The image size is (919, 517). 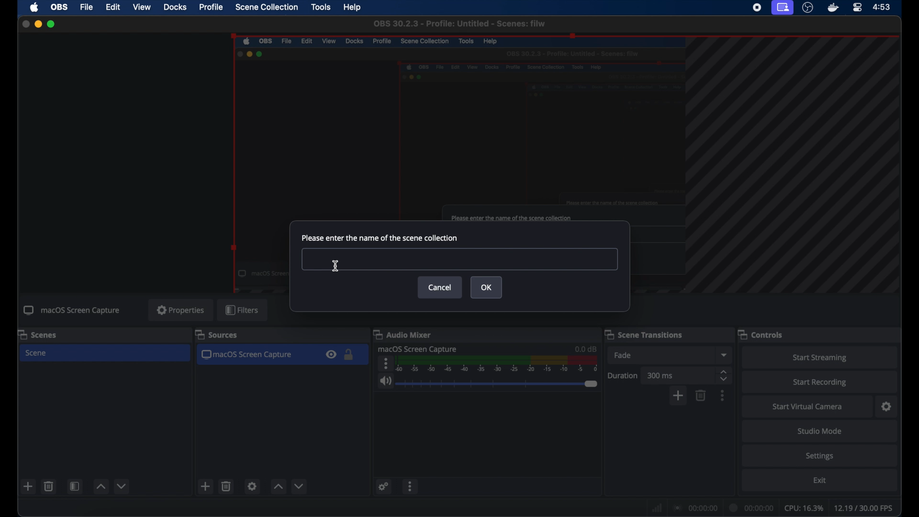 What do you see at coordinates (405, 334) in the screenshot?
I see `audio mixer` at bounding box center [405, 334].